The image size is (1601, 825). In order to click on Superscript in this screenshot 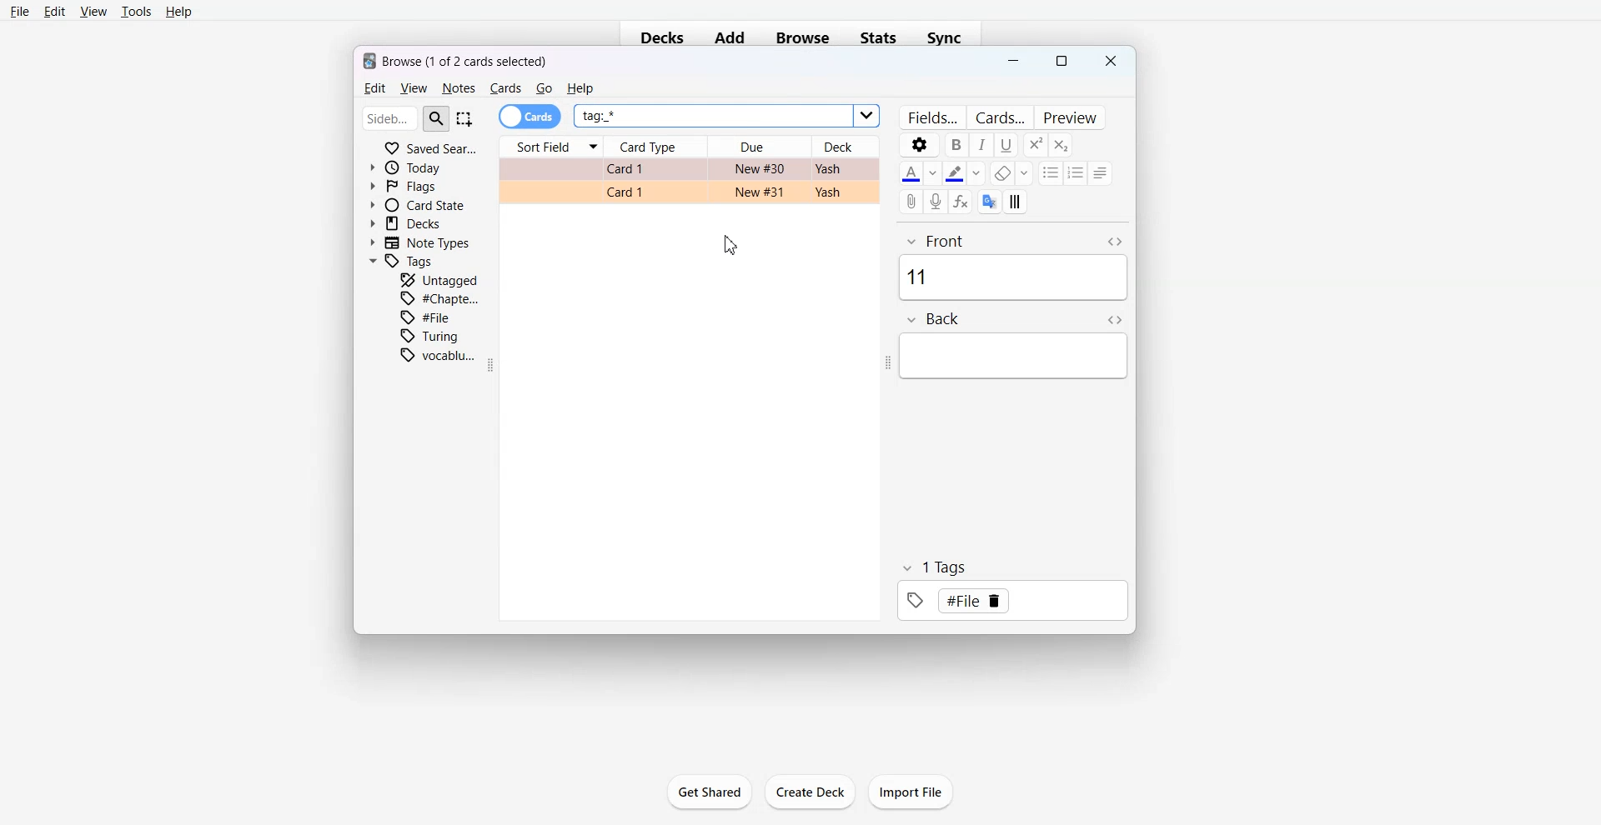, I will do `click(1061, 145)`.